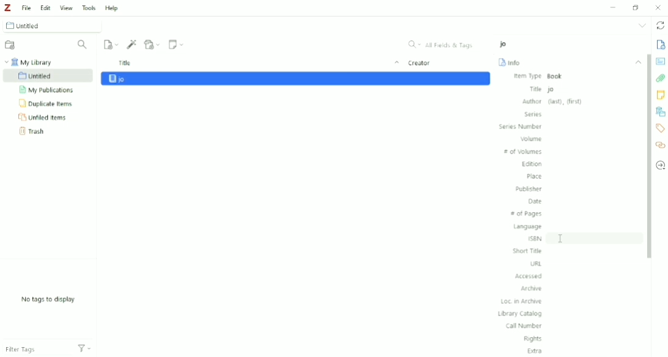 The width and height of the screenshot is (668, 357). I want to click on Author, so click(553, 101).